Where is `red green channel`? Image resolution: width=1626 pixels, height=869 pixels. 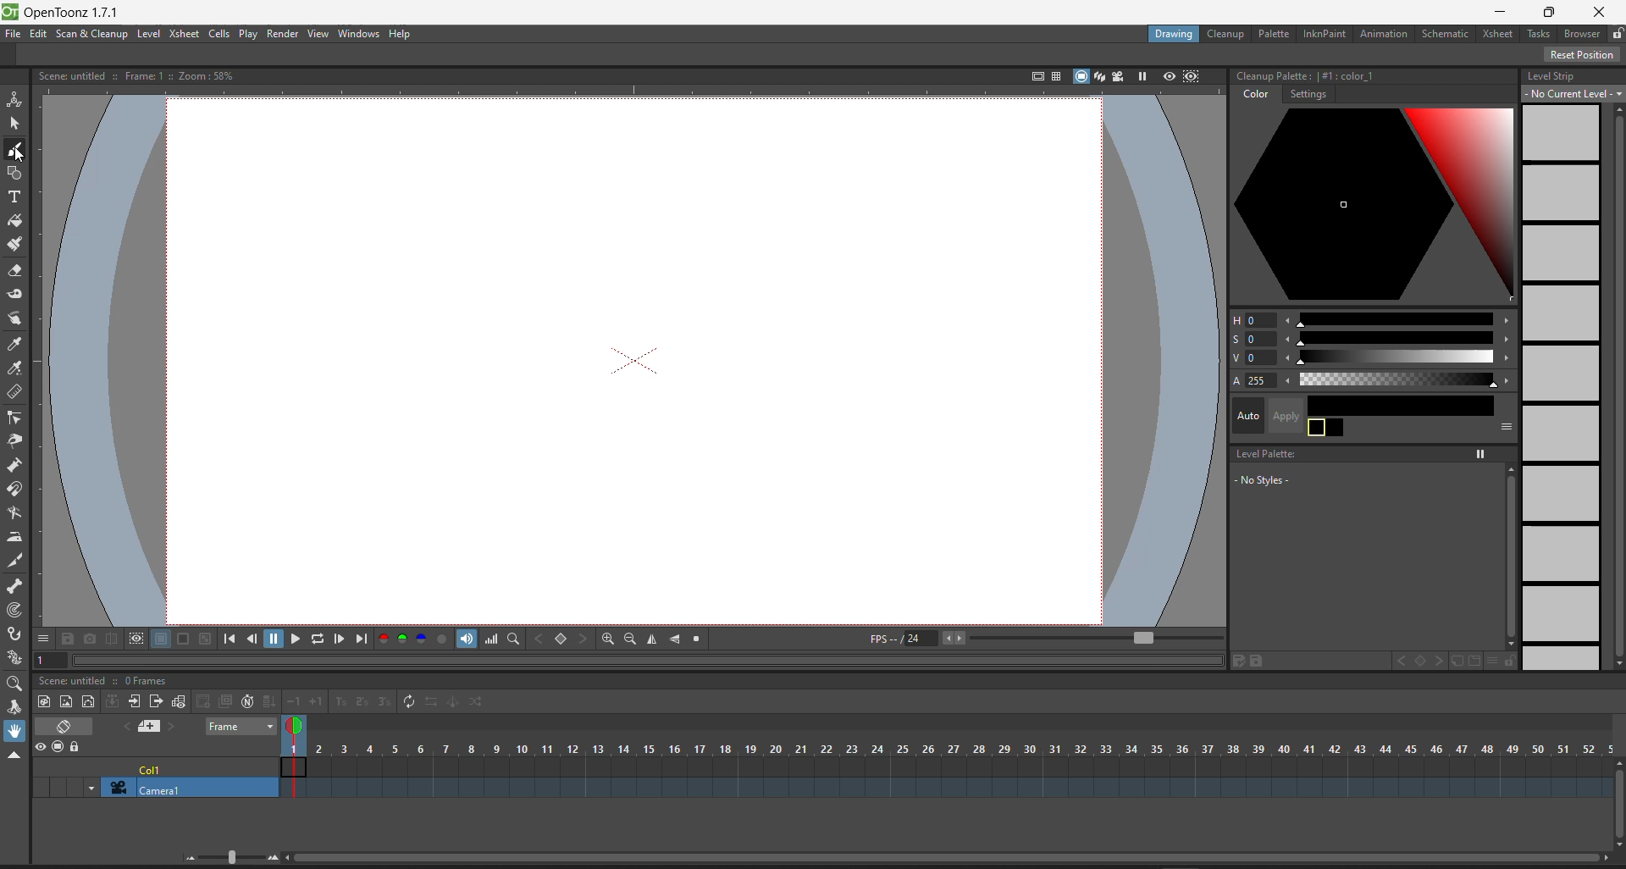 red green channel is located at coordinates (391, 639).